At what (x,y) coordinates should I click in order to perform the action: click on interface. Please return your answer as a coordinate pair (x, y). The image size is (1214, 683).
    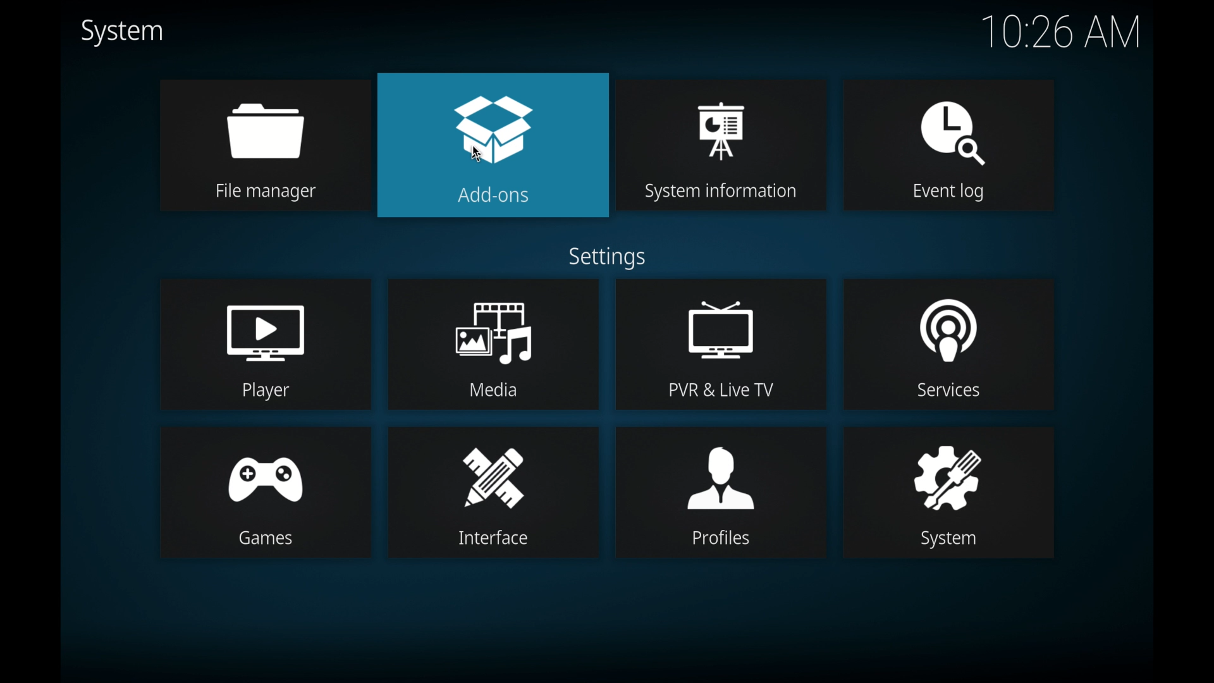
    Looking at the image, I should click on (493, 493).